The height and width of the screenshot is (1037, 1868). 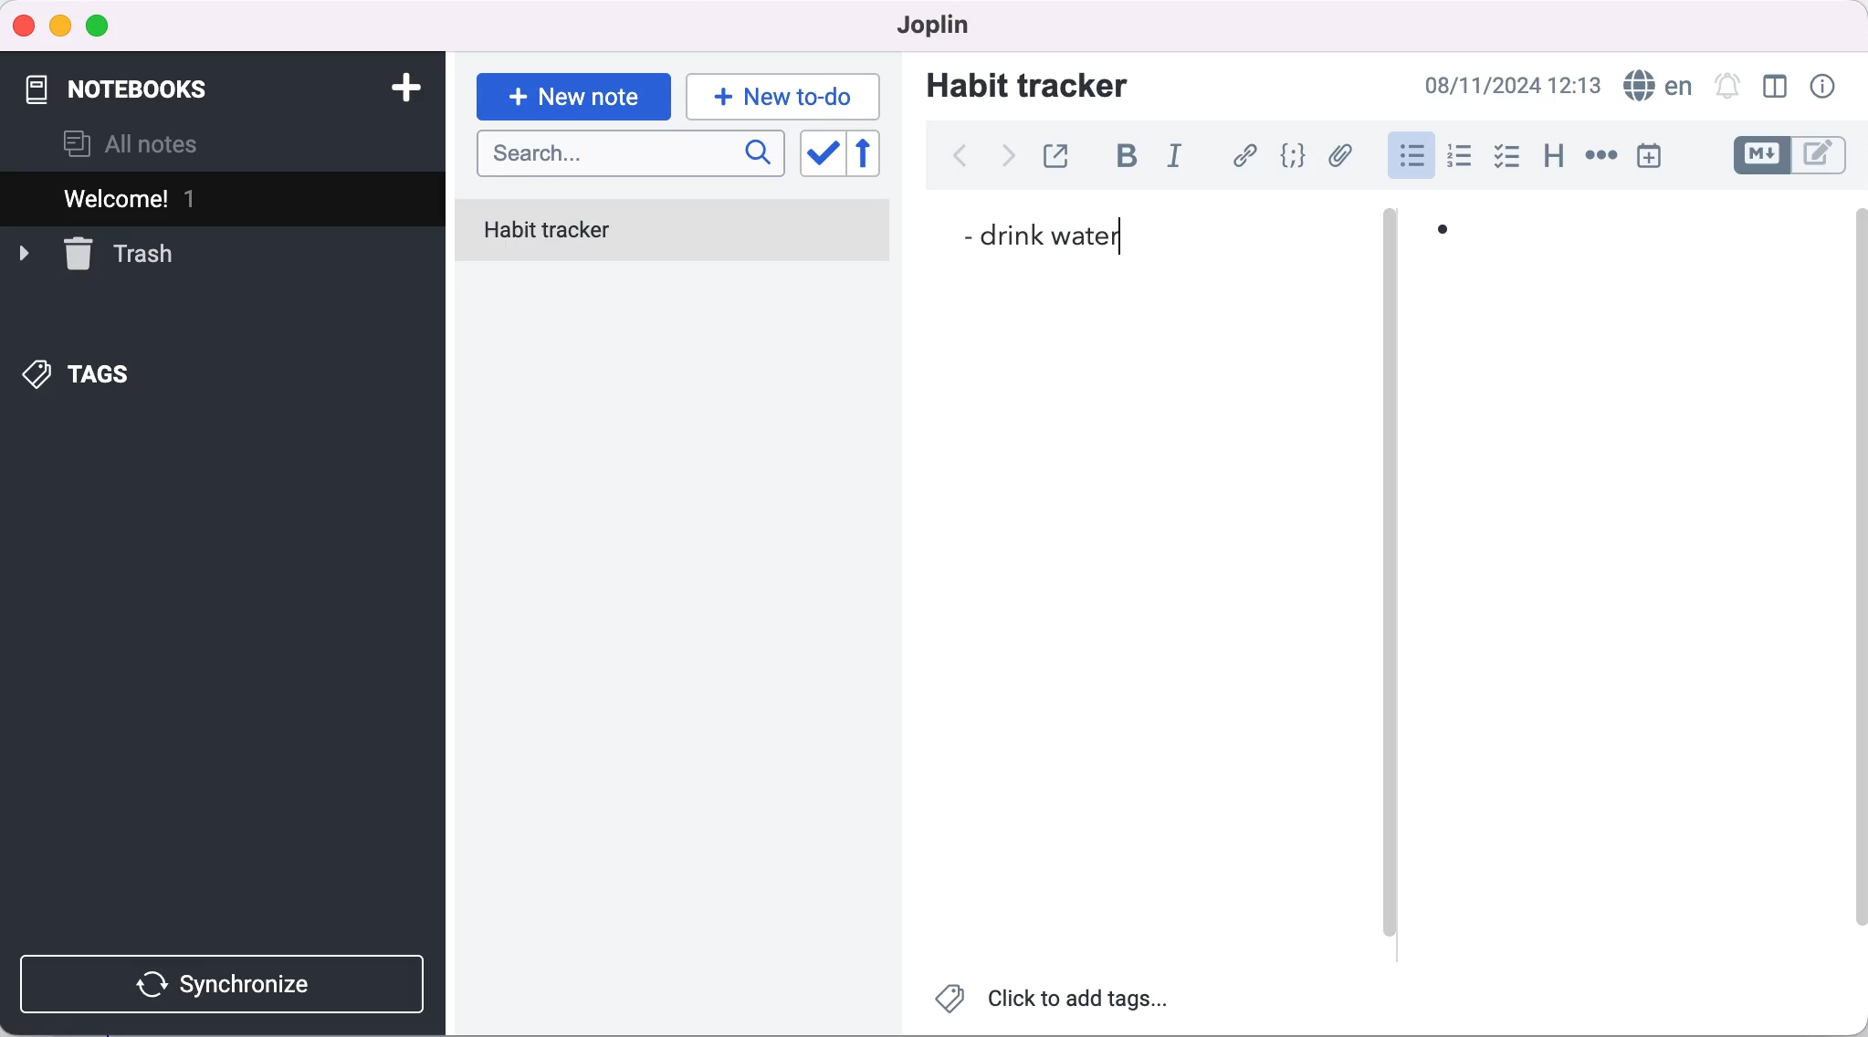 I want to click on notebooks, so click(x=145, y=80).